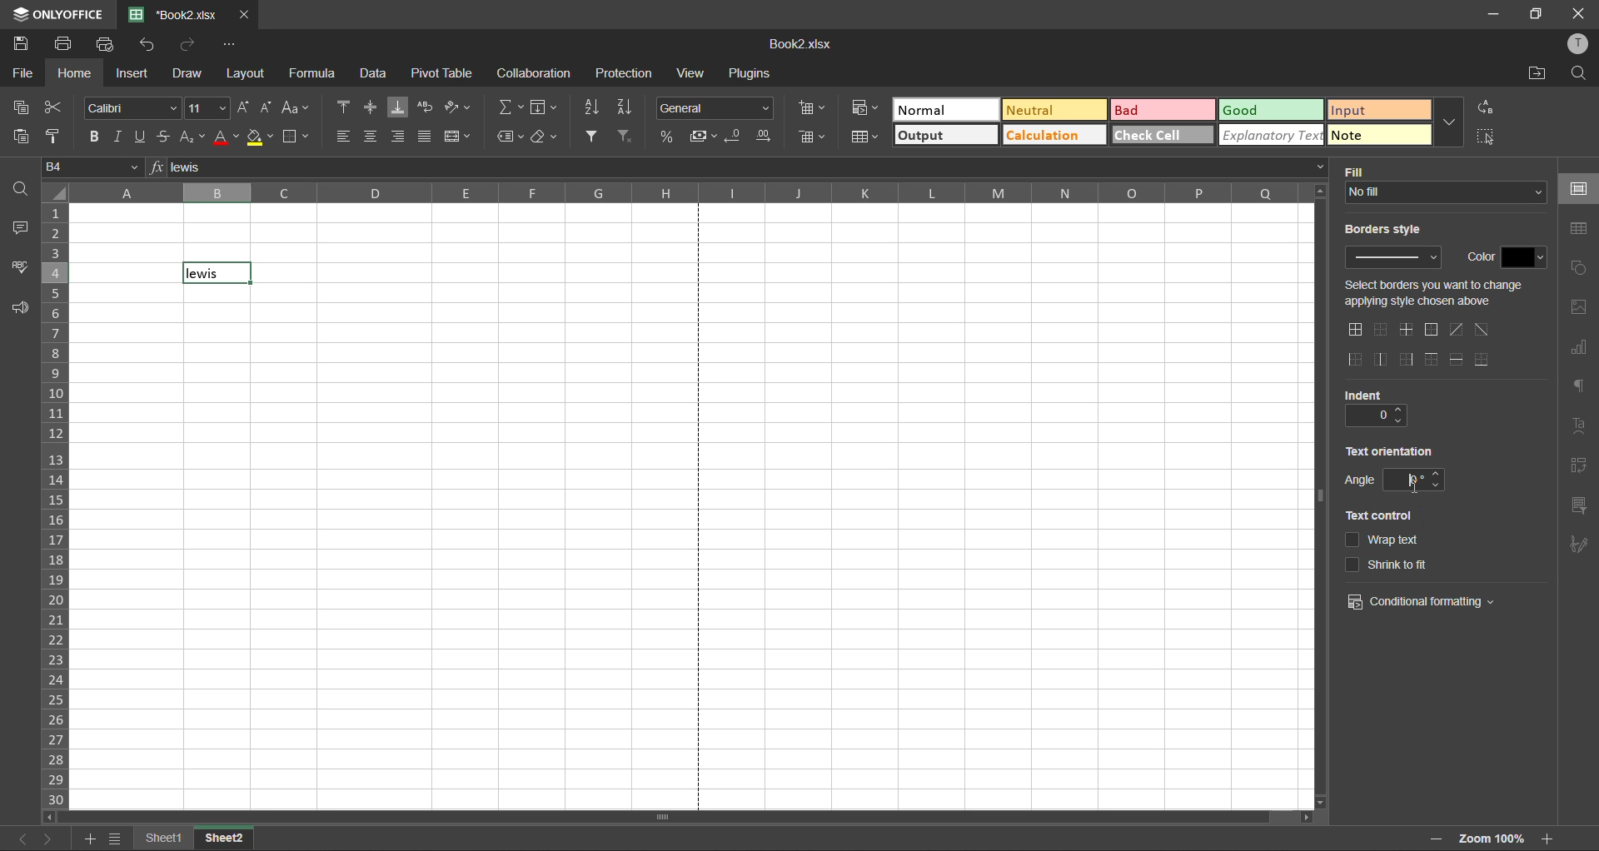 The width and height of the screenshot is (1599, 851). I want to click on cell address, so click(90, 167).